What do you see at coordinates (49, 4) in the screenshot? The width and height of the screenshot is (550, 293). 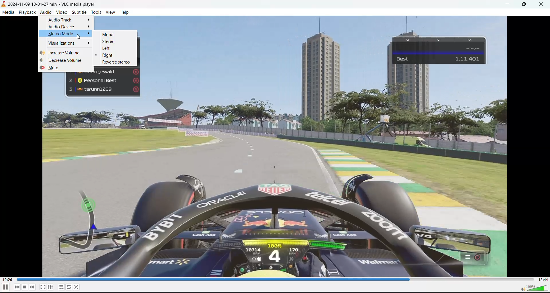 I see `2024-11-09 18-01-27.mkv - VLC media player` at bounding box center [49, 4].